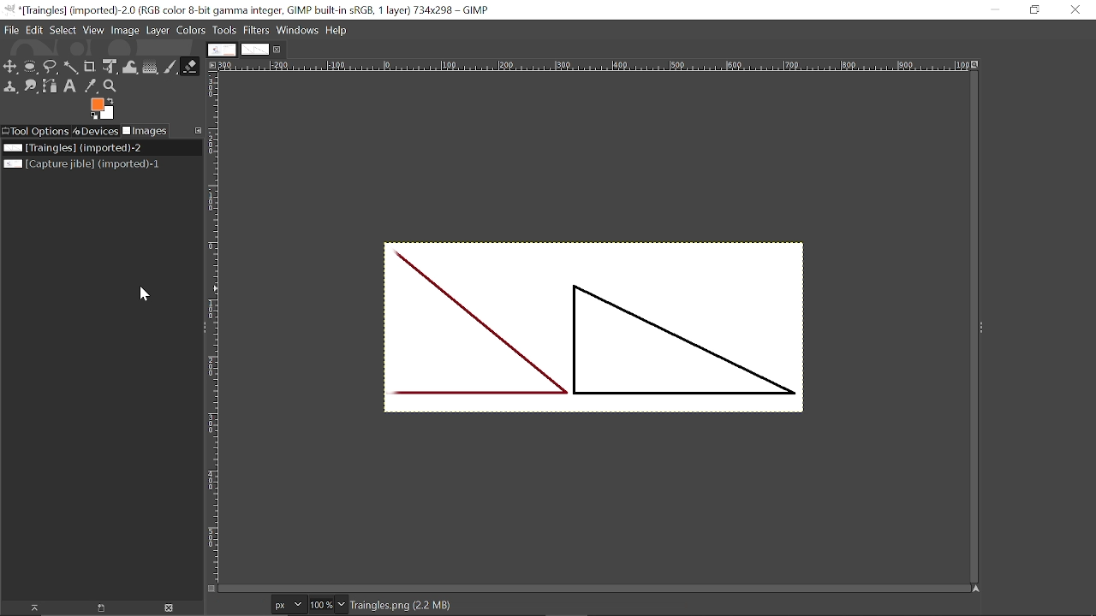 The width and height of the screenshot is (1096, 616). Describe the element at coordinates (337, 30) in the screenshot. I see `Help` at that location.